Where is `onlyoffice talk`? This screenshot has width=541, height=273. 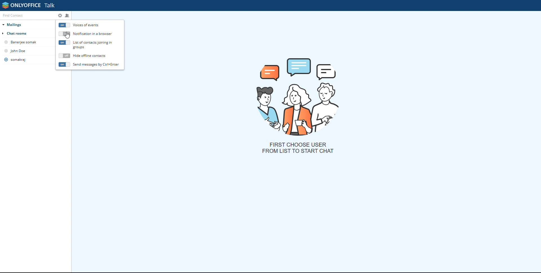
onlyoffice talk is located at coordinates (29, 5).